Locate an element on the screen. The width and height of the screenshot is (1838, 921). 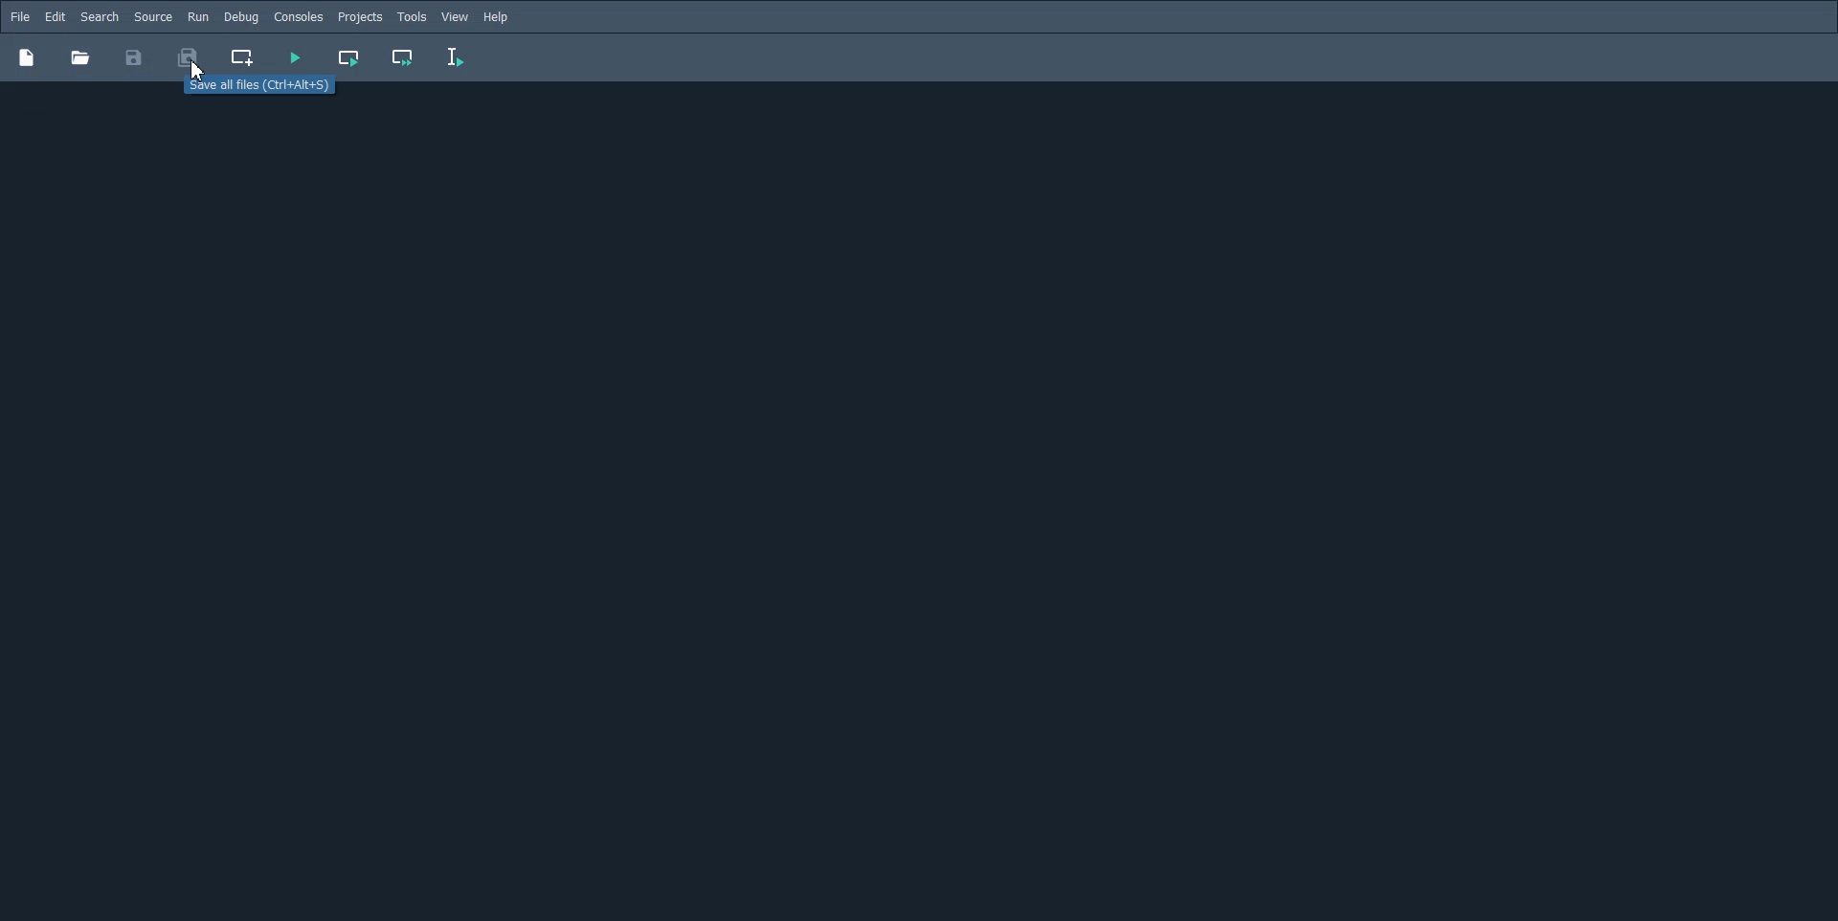
 is located at coordinates (79, 57).